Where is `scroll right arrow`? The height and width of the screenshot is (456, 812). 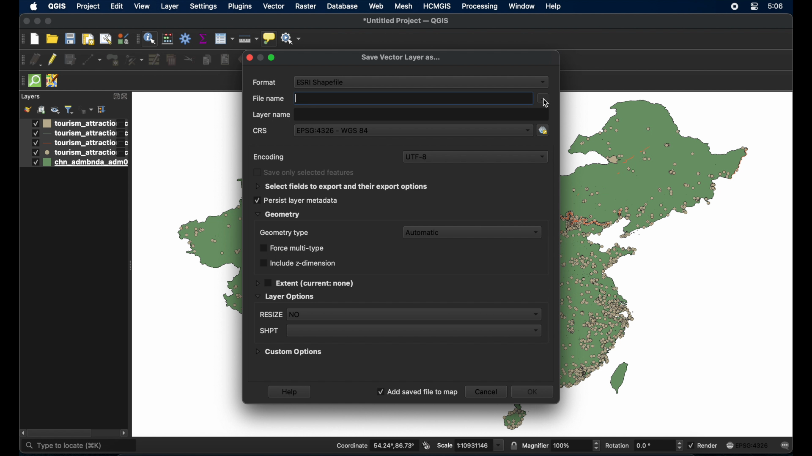
scroll right arrow is located at coordinates (124, 432).